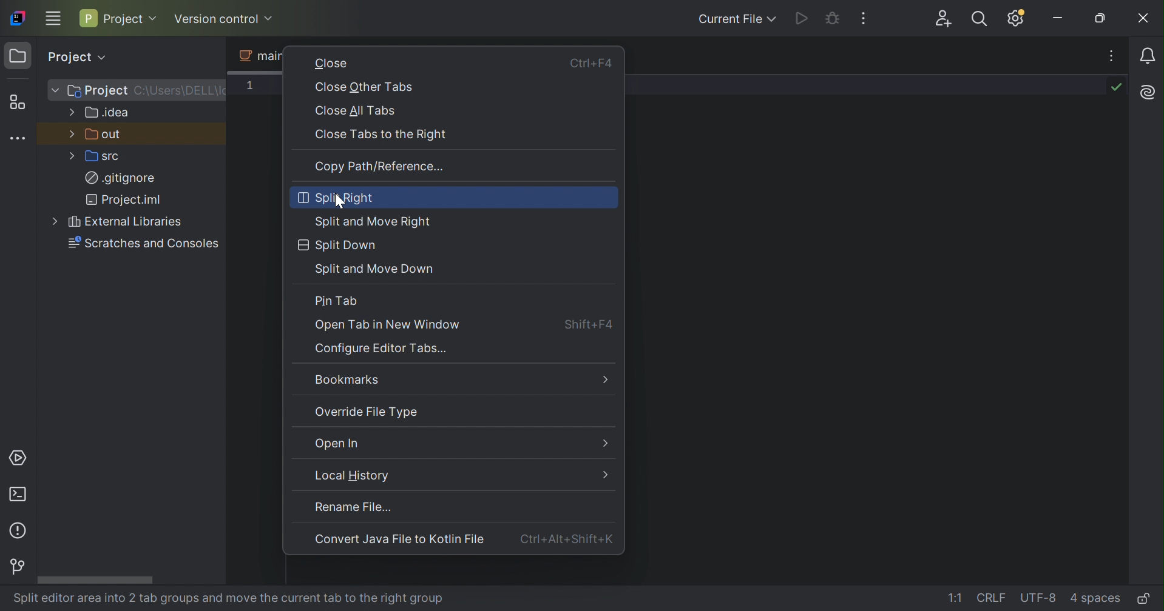 This screenshot has height=611, width=1164. What do you see at coordinates (567, 539) in the screenshot?
I see `Ctrl+Alt+Shift+K` at bounding box center [567, 539].